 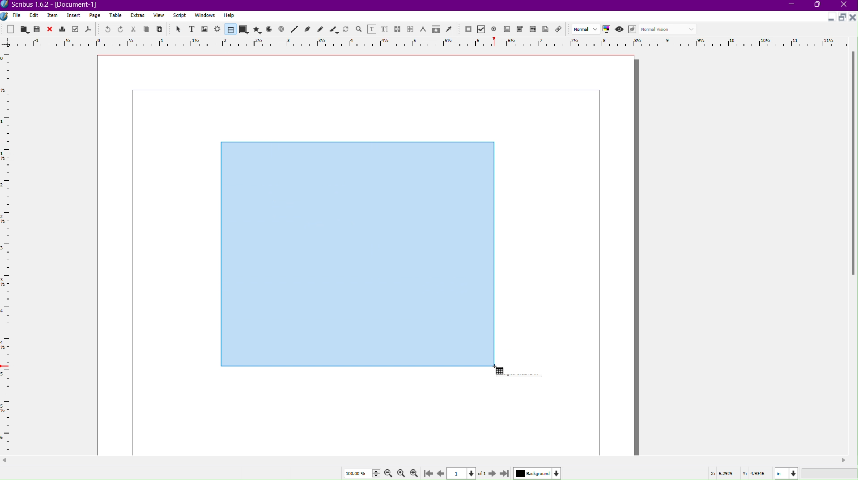 I want to click on Zoom Out, so click(x=387, y=473).